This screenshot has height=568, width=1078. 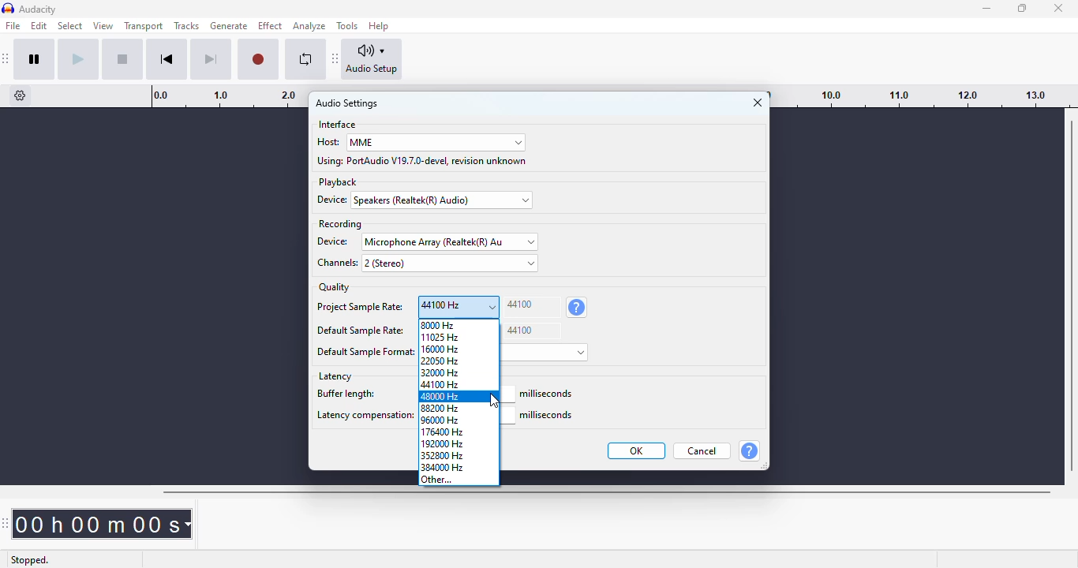 I want to click on stop, so click(x=122, y=59).